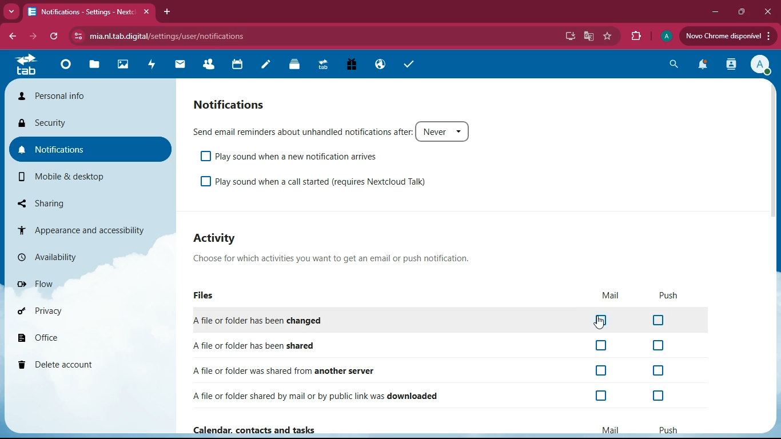 This screenshot has height=439, width=781. Describe the element at coordinates (182, 67) in the screenshot. I see `mail` at that location.